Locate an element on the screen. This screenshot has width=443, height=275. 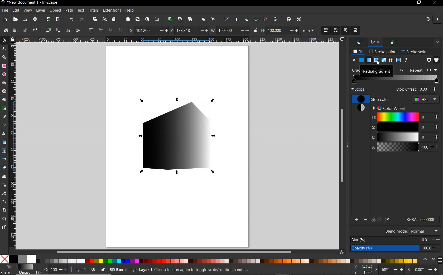
FILE is located at coordinates (5, 11).